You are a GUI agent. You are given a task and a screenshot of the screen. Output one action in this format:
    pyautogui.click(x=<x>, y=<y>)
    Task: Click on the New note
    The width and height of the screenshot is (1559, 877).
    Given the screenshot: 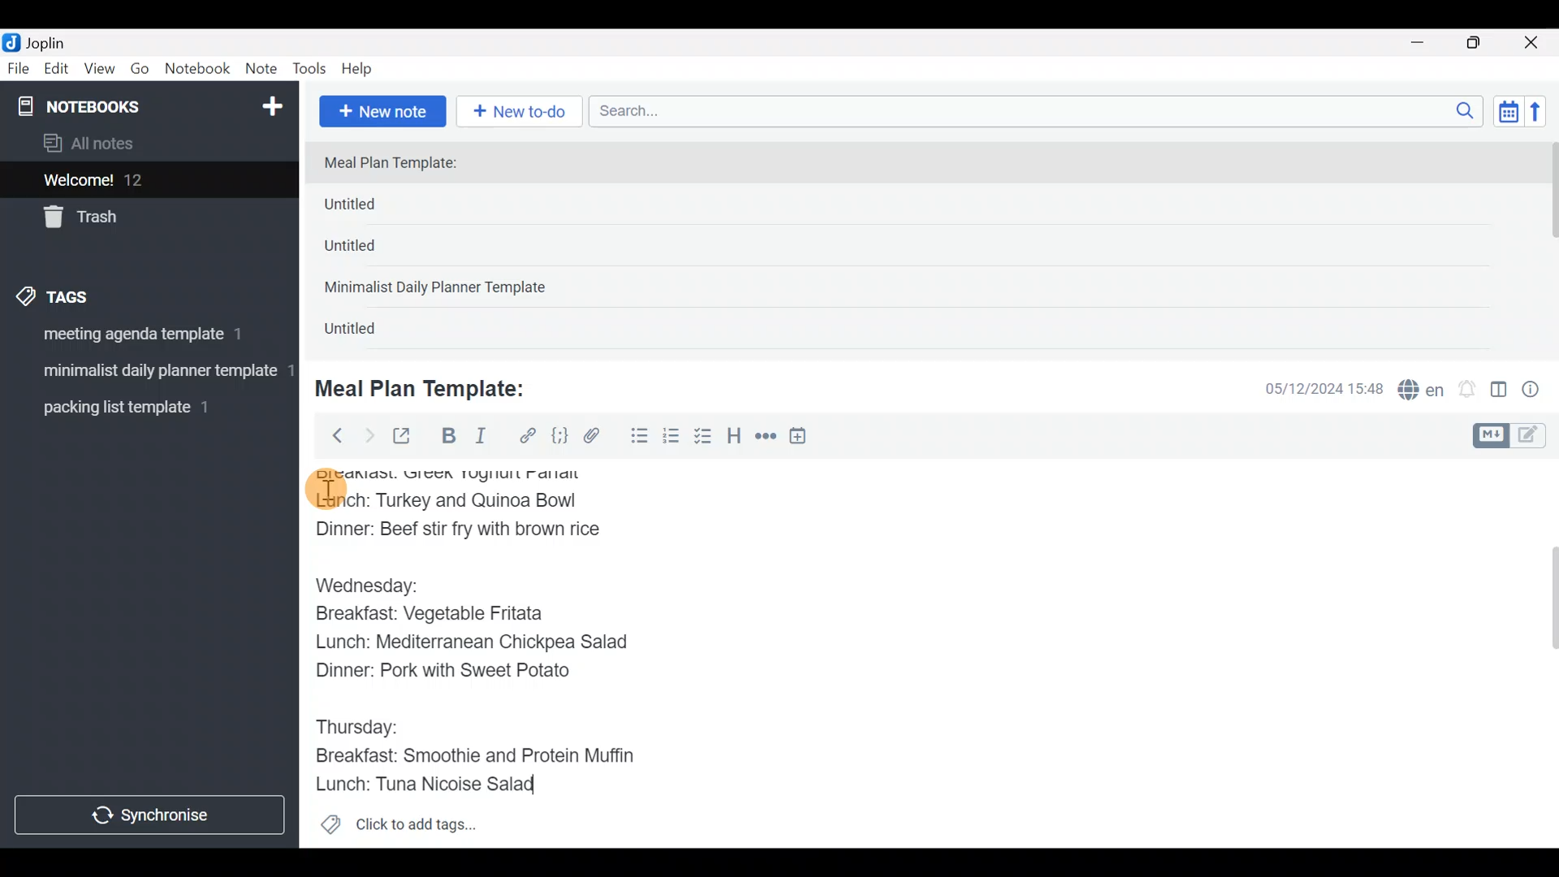 What is the action you would take?
    pyautogui.click(x=381, y=110)
    